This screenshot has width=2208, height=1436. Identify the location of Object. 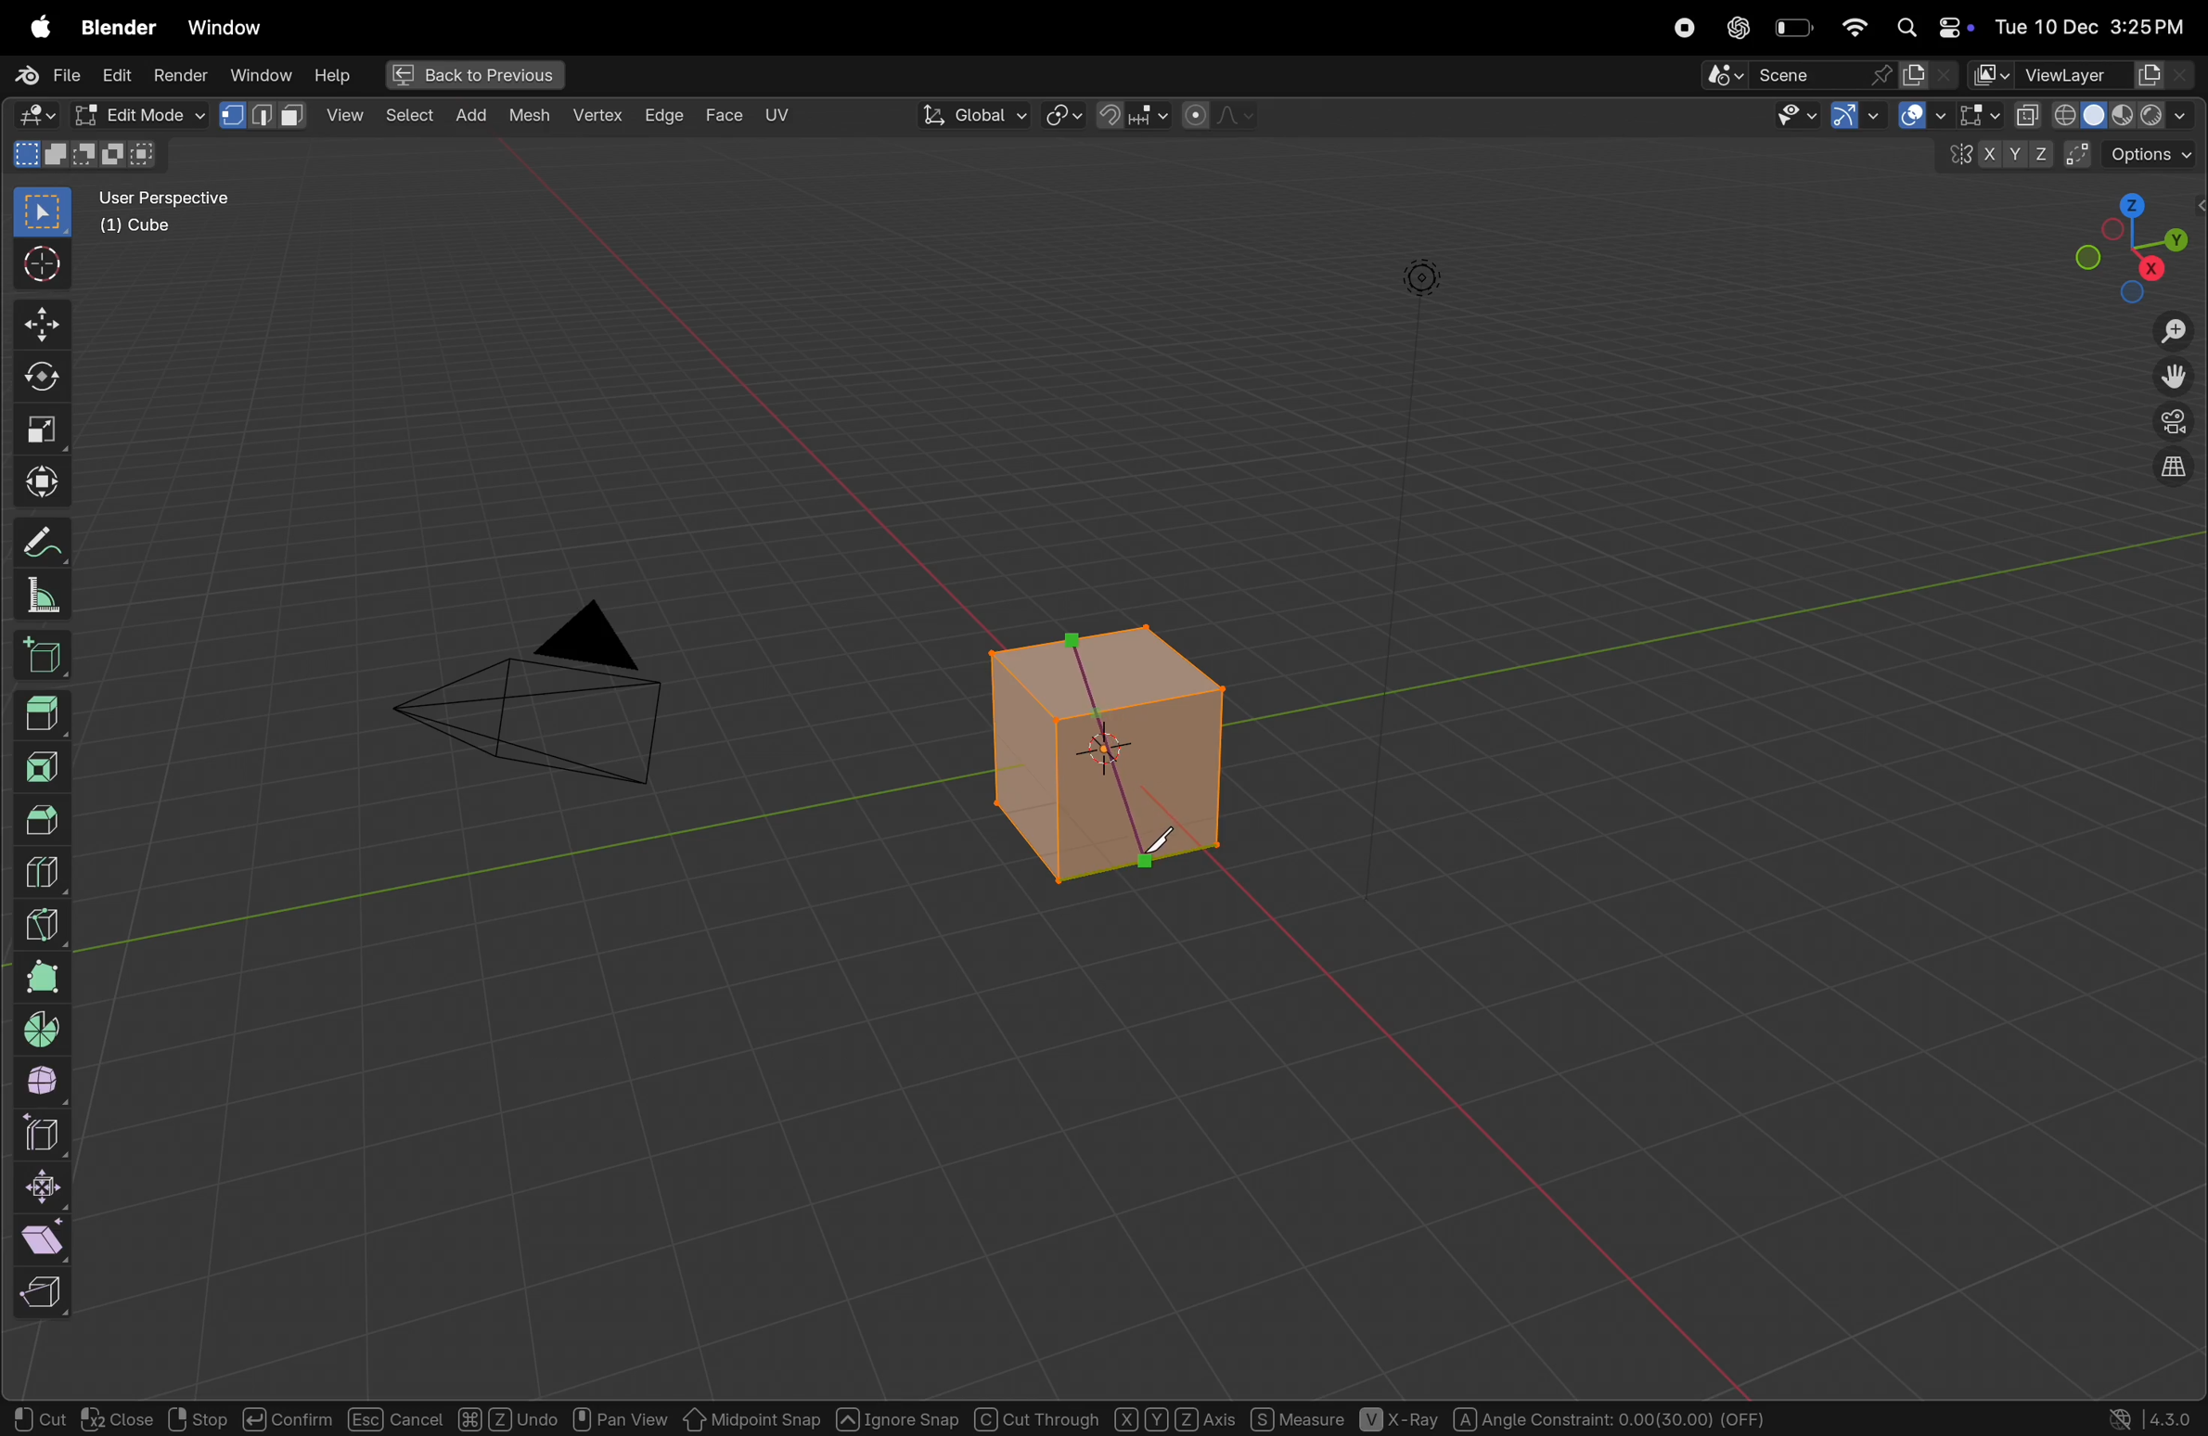
(474, 113).